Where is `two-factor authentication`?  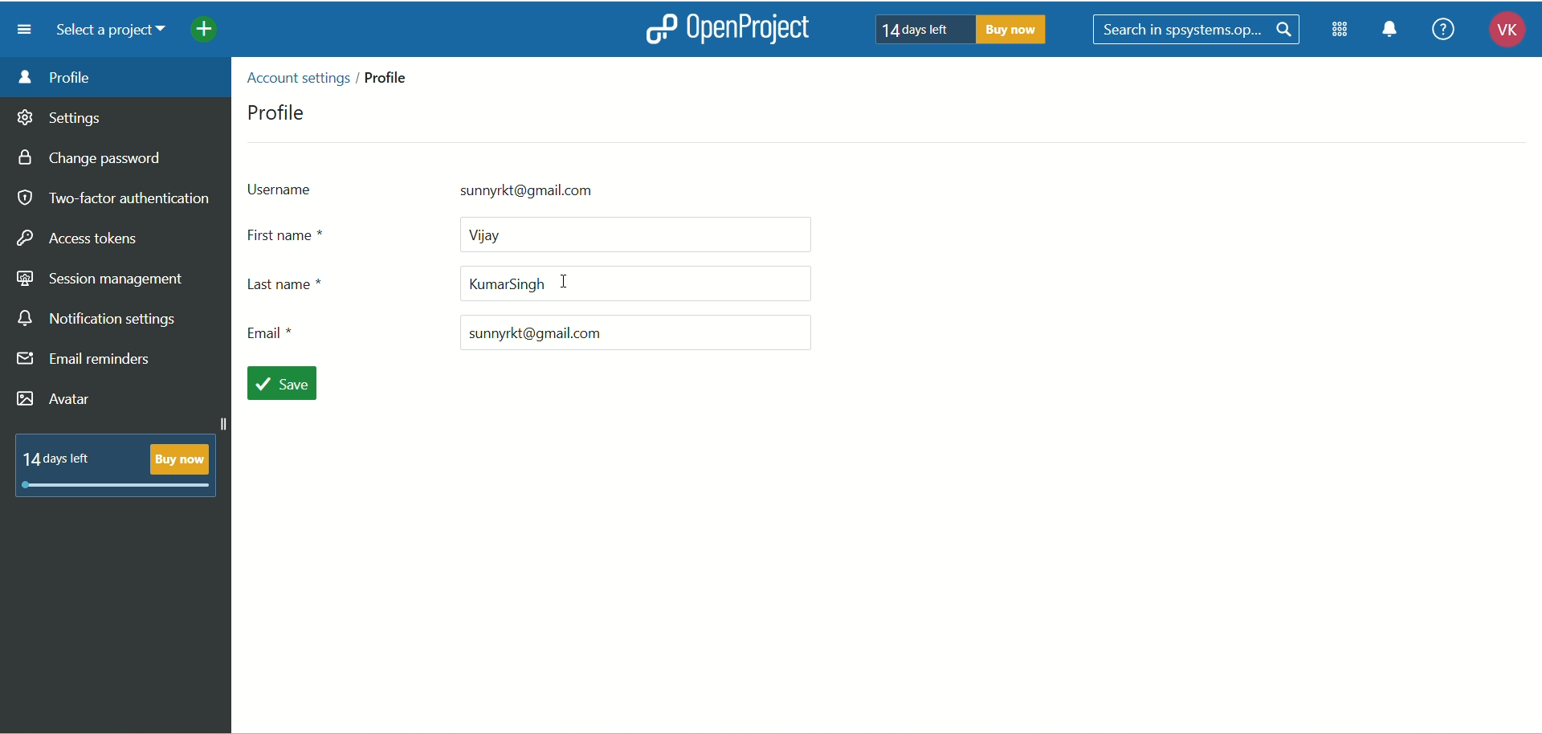
two-factor authentication is located at coordinates (112, 198).